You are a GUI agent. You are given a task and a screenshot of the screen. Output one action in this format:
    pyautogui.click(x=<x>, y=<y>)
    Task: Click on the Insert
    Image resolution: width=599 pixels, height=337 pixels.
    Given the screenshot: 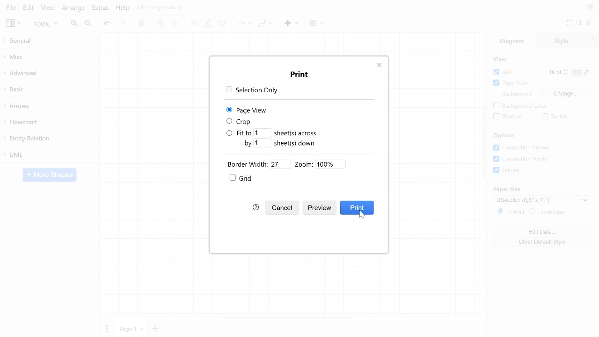 What is the action you would take?
    pyautogui.click(x=293, y=24)
    